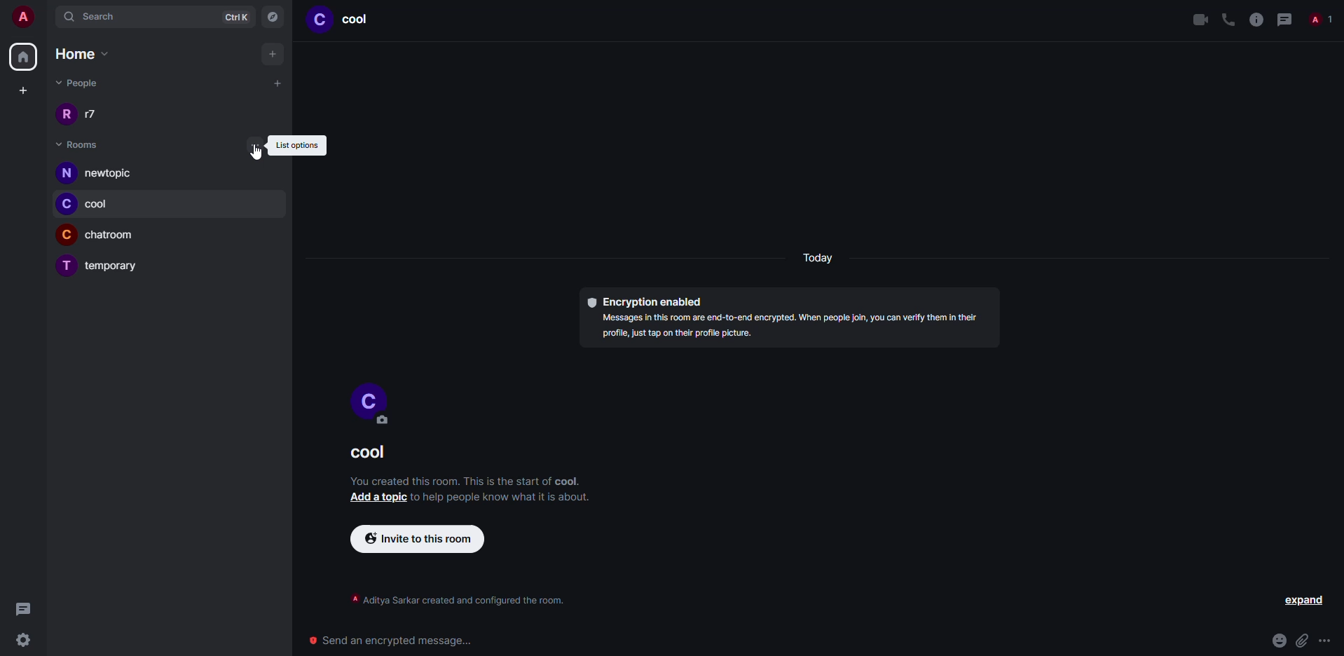 The height and width of the screenshot is (656, 1344). I want to click on people, so click(1321, 18).